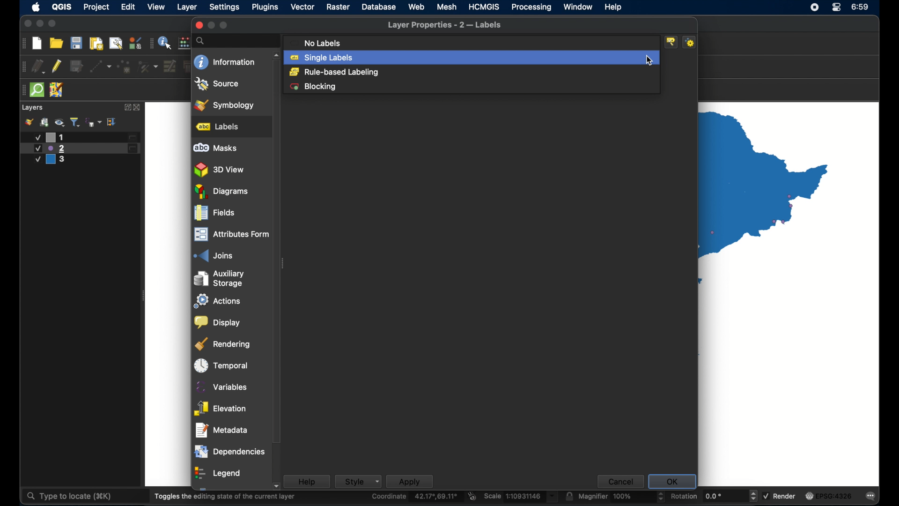 This screenshot has width=899, height=506. What do you see at coordinates (224, 25) in the screenshot?
I see `maximize` at bounding box center [224, 25].